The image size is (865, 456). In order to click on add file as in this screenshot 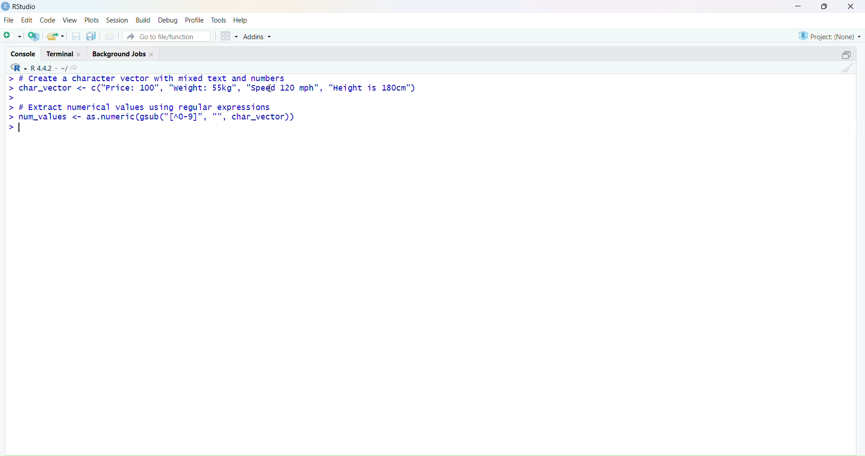, I will do `click(13, 36)`.